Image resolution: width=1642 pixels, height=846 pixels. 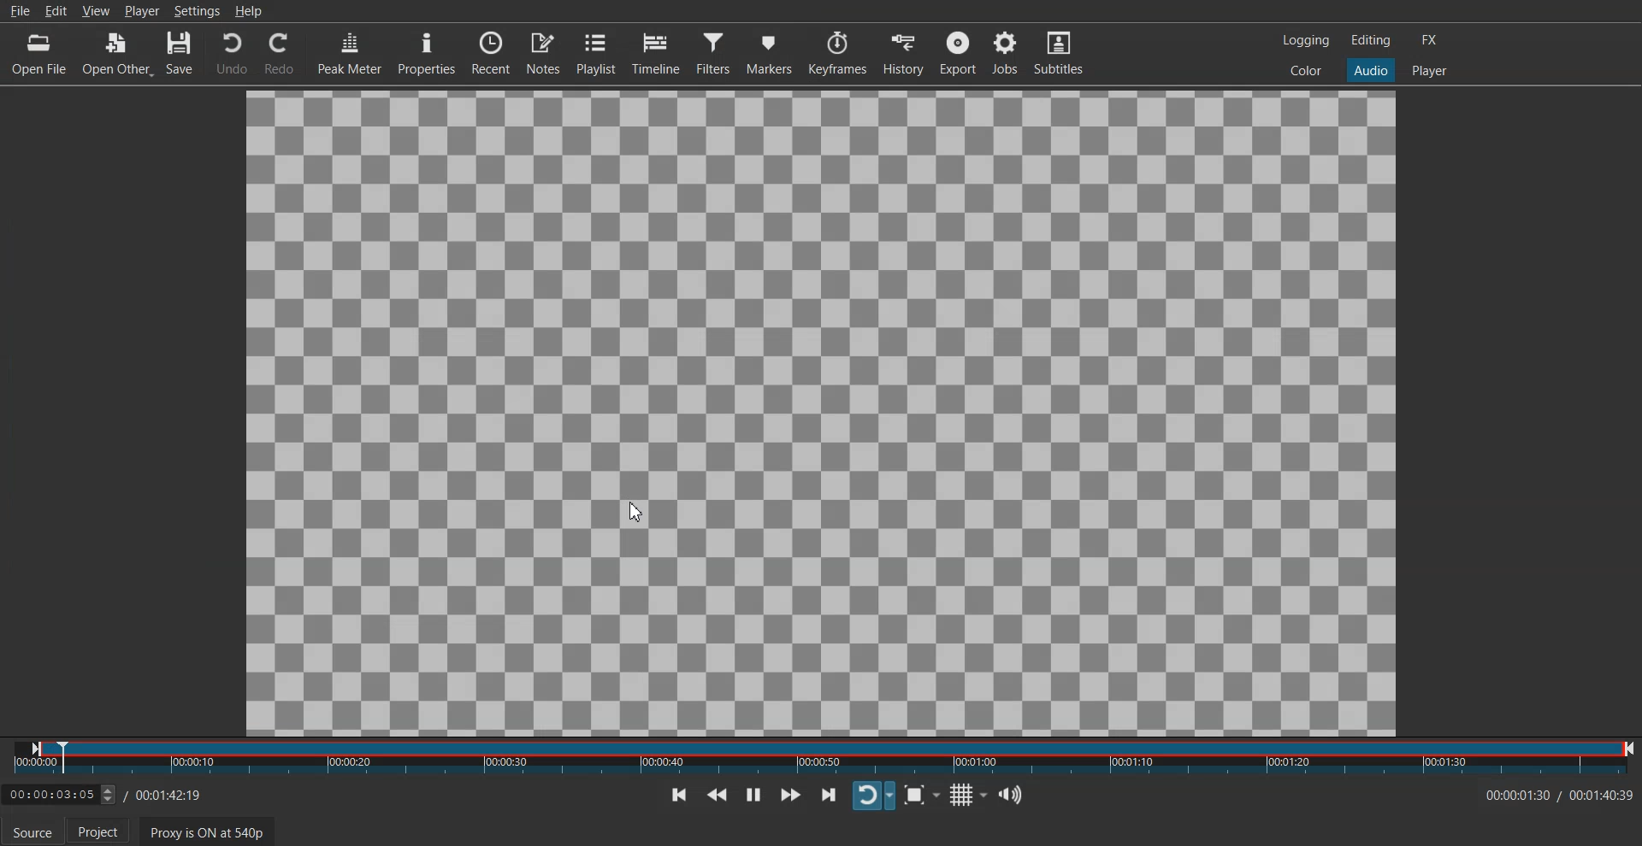 I want to click on Toggle Zoom, so click(x=921, y=796).